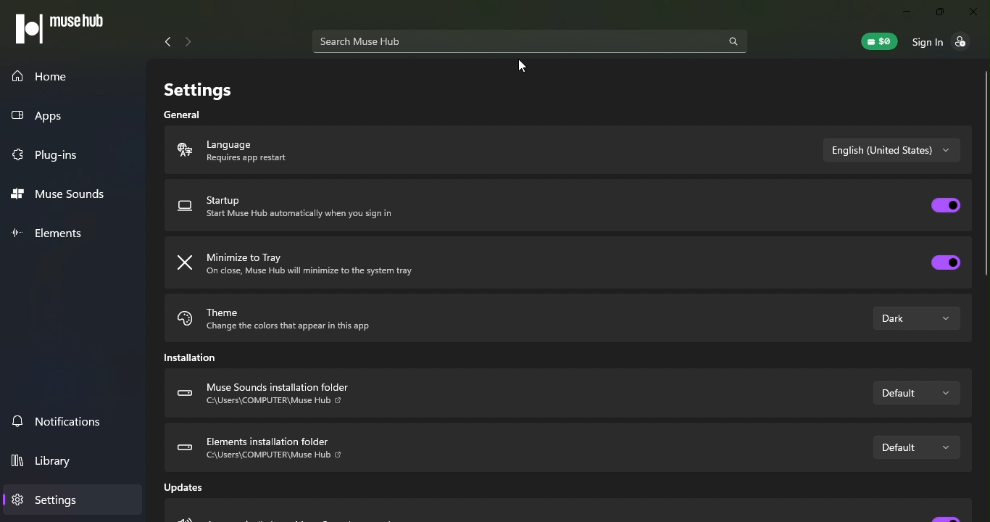 The image size is (990, 522). Describe the element at coordinates (186, 208) in the screenshot. I see `startup logo` at that location.